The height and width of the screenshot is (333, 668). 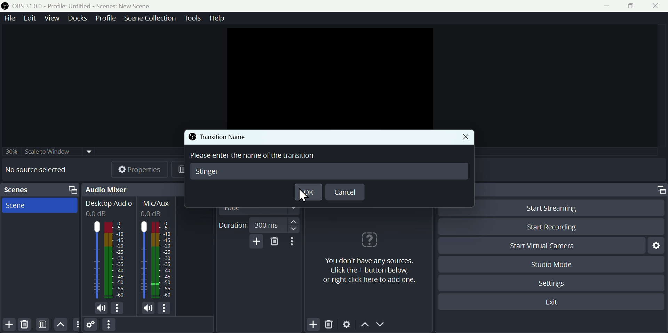 I want to click on volume, so click(x=99, y=309).